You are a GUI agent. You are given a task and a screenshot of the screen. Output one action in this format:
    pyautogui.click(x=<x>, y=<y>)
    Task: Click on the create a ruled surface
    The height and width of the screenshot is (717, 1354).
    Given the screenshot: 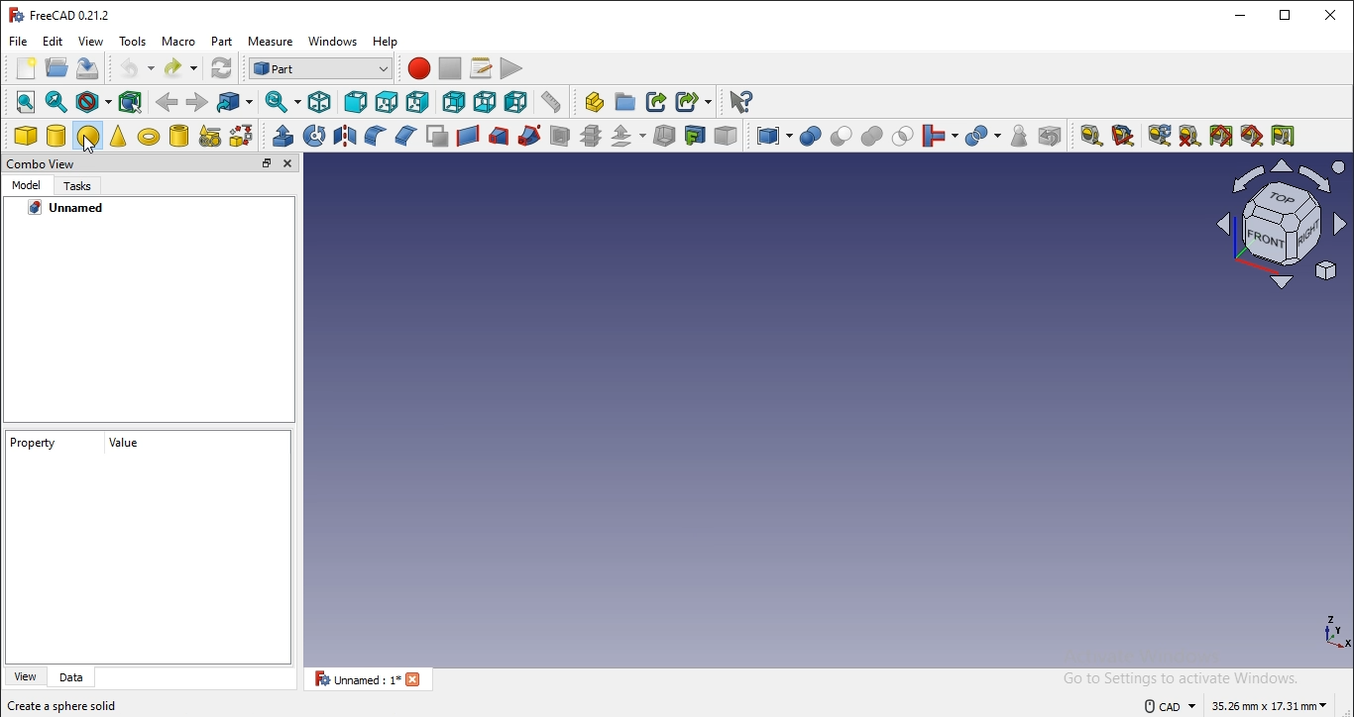 What is the action you would take?
    pyautogui.click(x=470, y=136)
    